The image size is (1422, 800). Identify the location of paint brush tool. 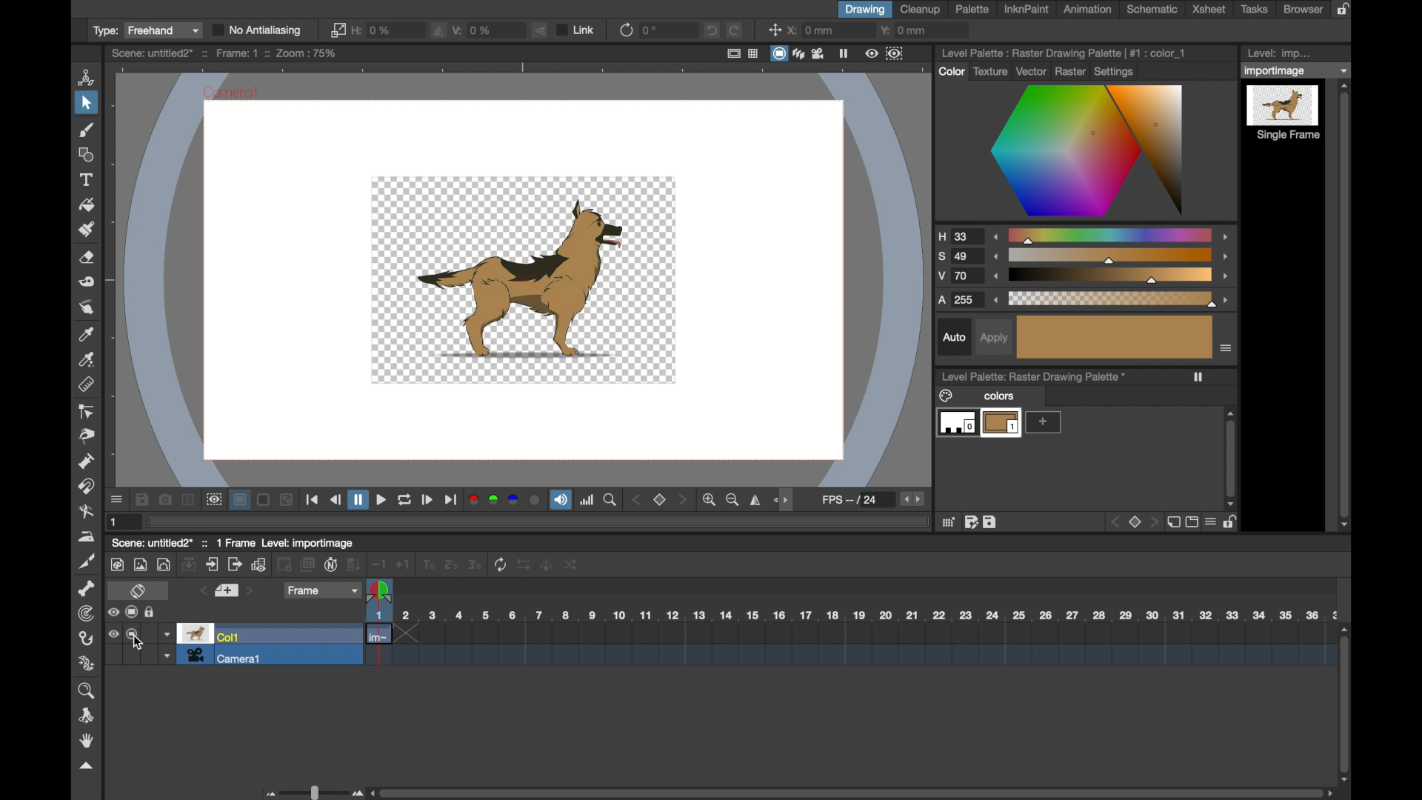
(87, 229).